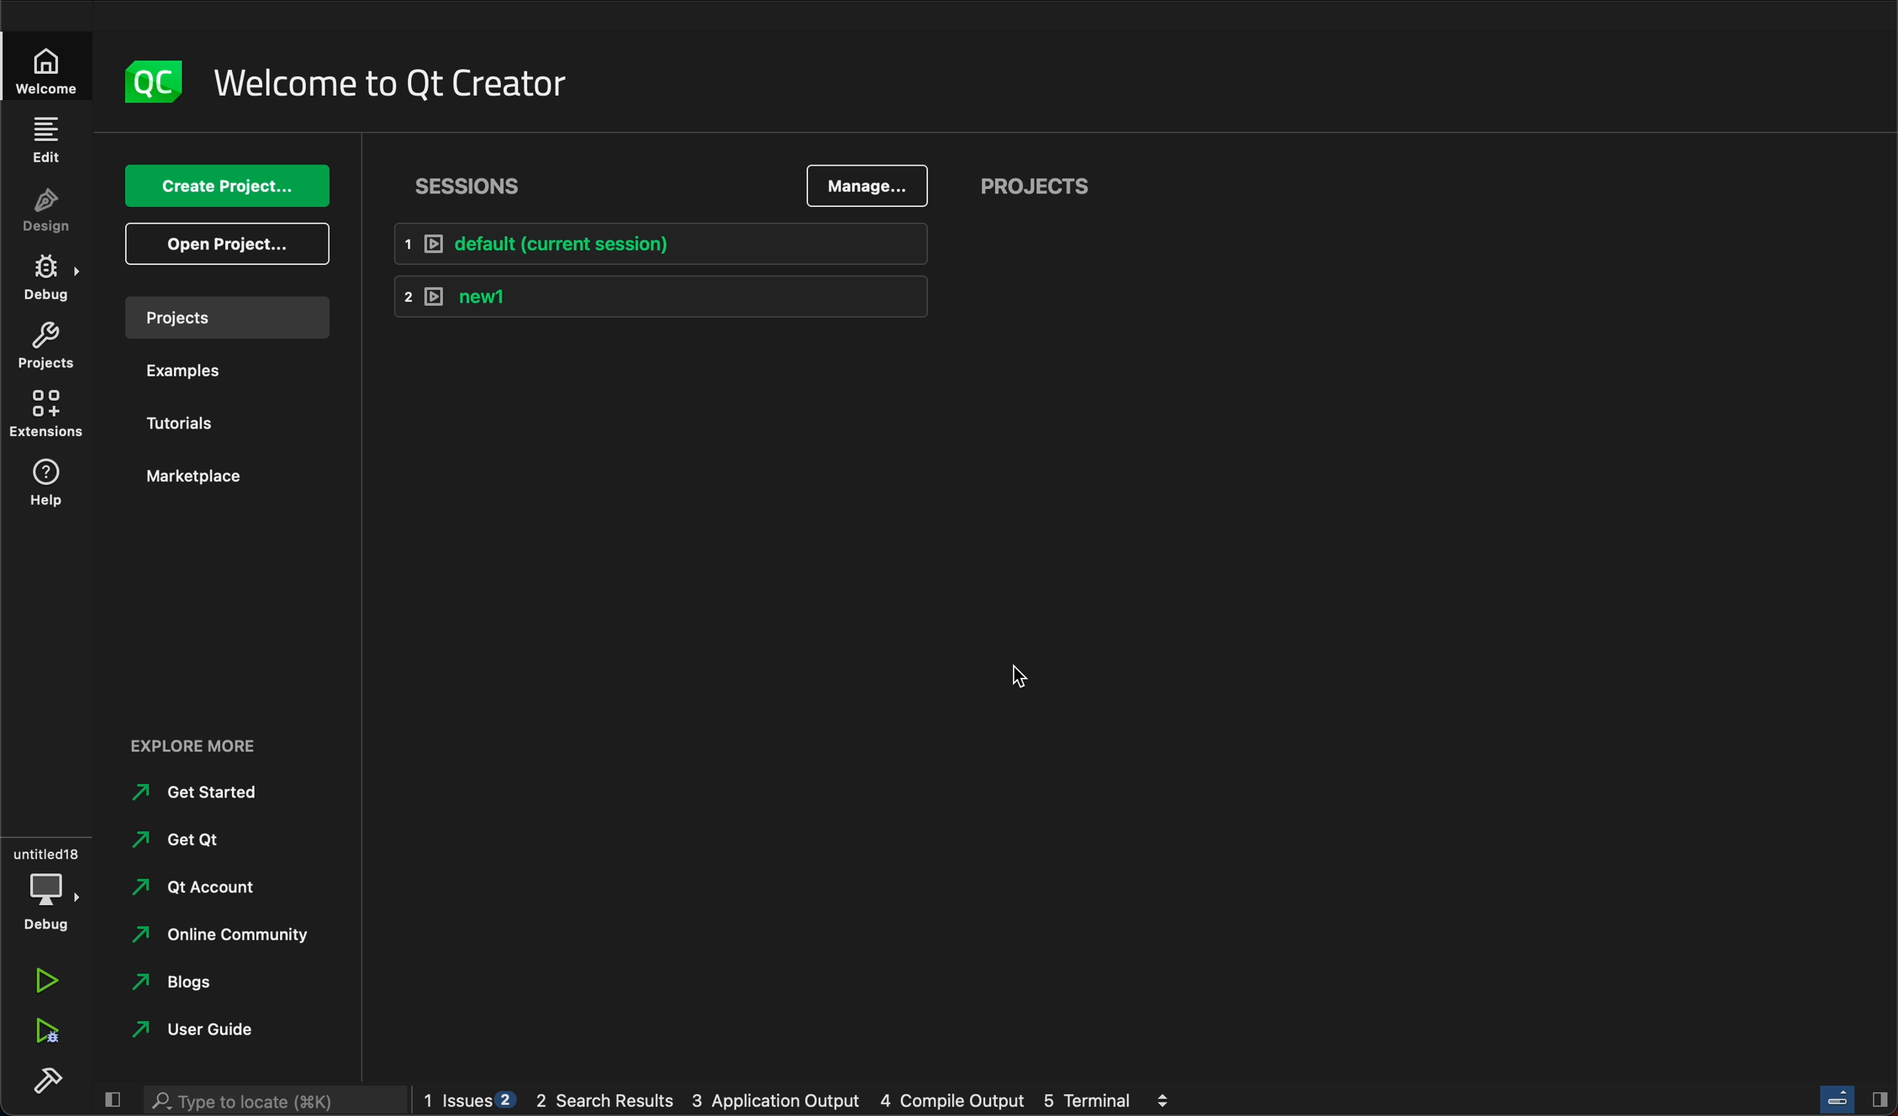  I want to click on close slide bar, so click(112, 1101).